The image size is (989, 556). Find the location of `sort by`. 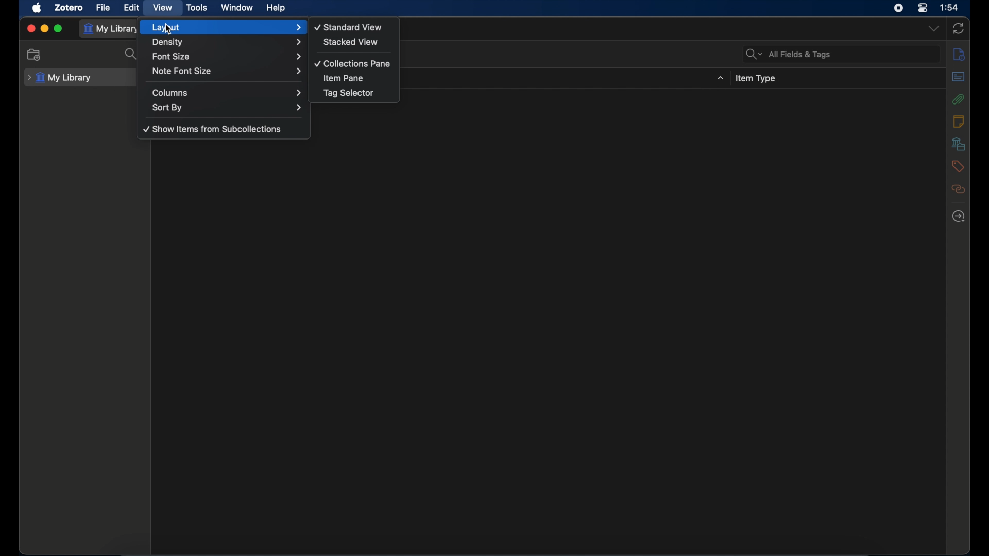

sort by is located at coordinates (228, 107).